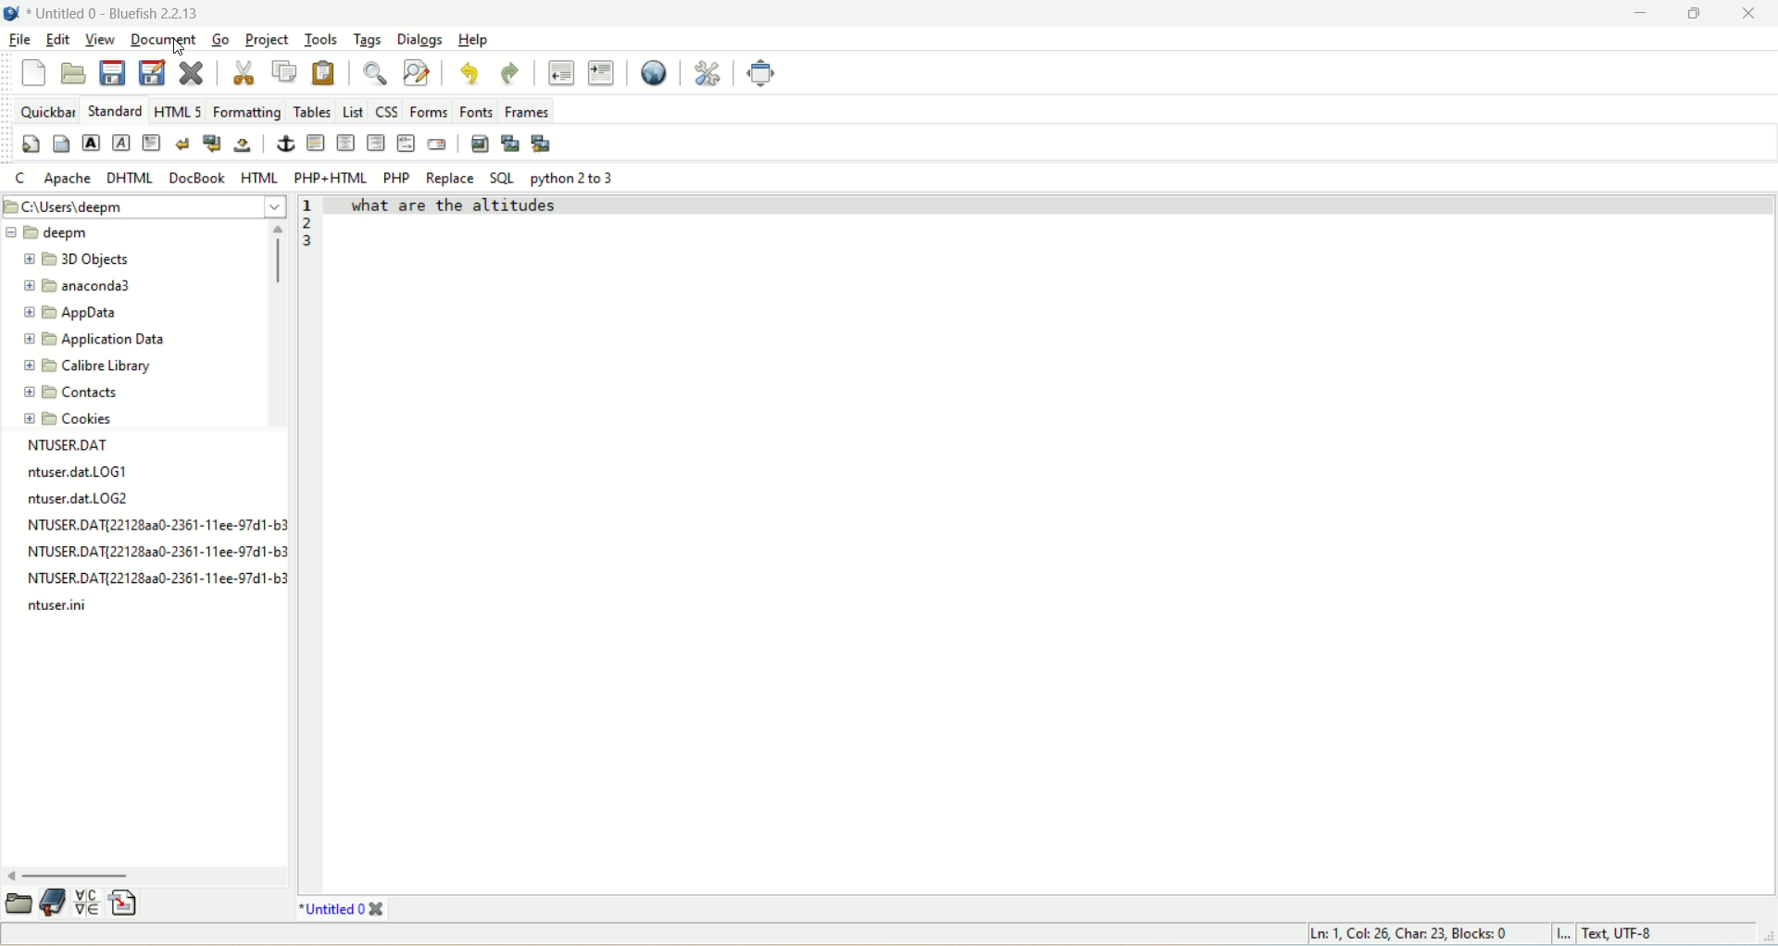 The width and height of the screenshot is (1778, 946). Describe the element at coordinates (322, 40) in the screenshot. I see `tools` at that location.